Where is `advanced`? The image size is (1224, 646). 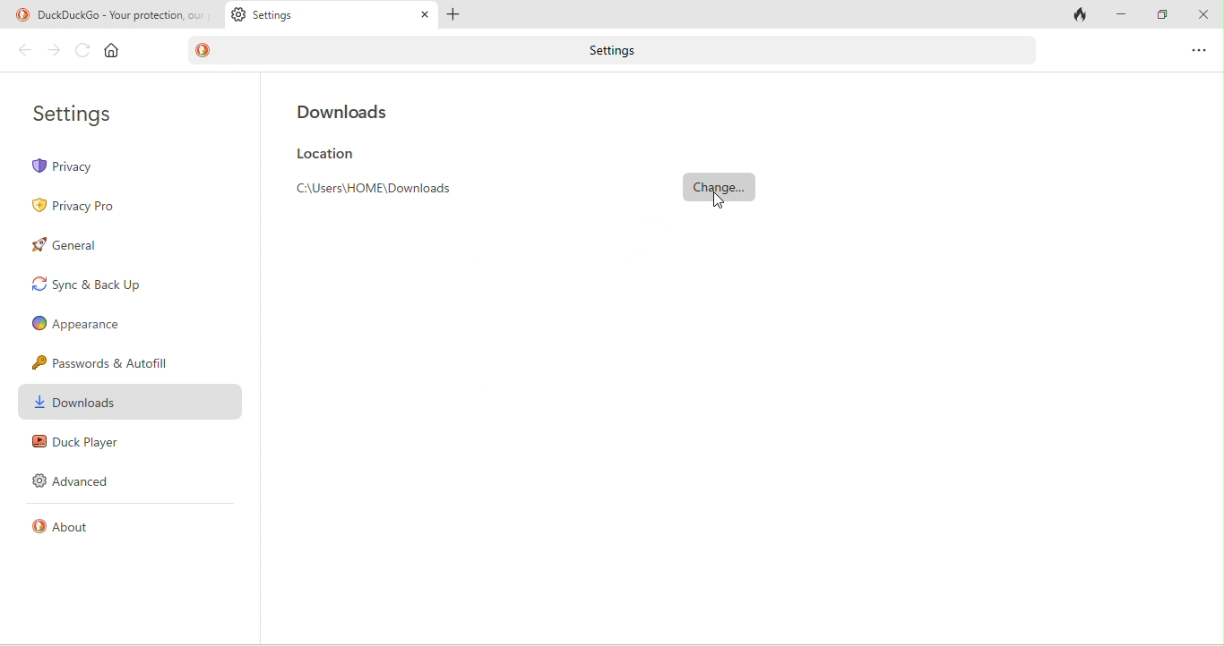
advanced is located at coordinates (73, 485).